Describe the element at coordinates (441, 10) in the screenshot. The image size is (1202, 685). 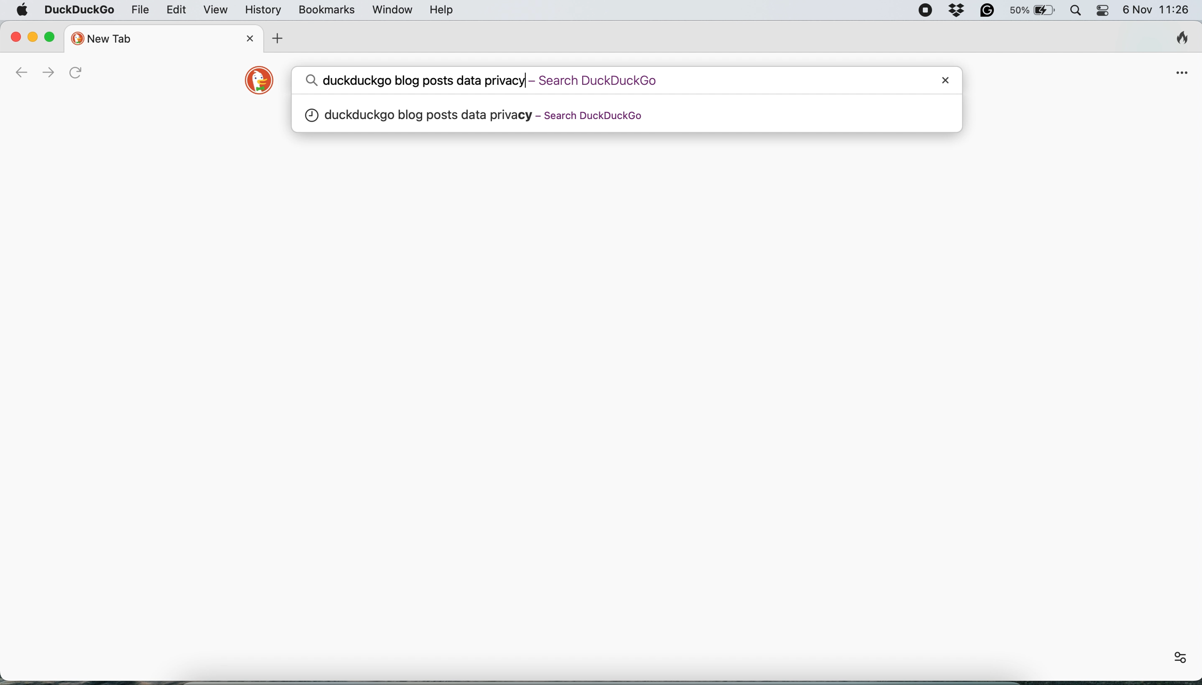
I see `help` at that location.